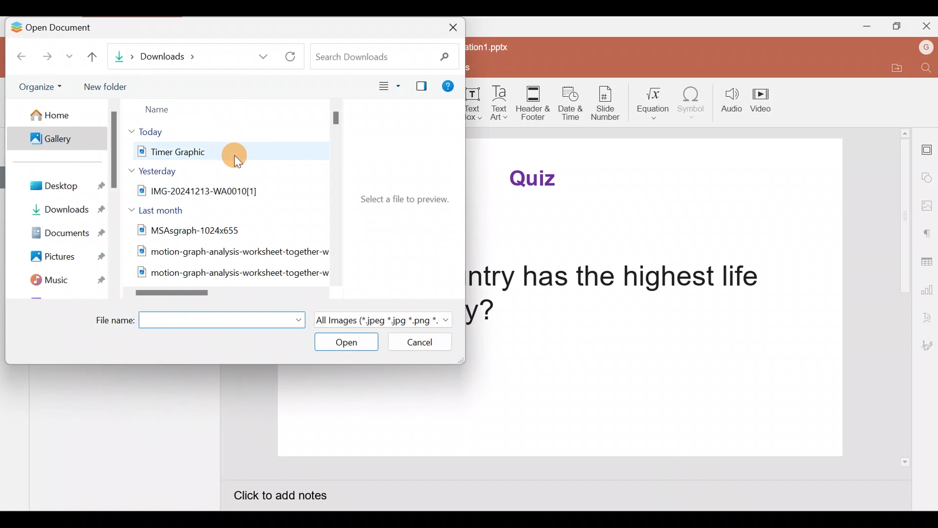  I want to click on Text Art, so click(500, 103).